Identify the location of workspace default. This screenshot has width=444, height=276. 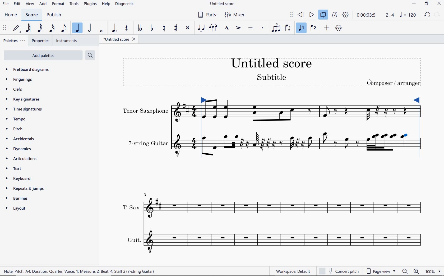
(292, 271).